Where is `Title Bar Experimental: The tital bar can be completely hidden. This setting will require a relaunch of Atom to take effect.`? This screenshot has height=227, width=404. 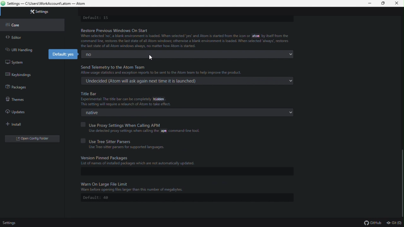
Title Bar Experimental: The tital bar can be completely hidden. This setting will require a relaunch of Atom to take effect. is located at coordinates (186, 99).